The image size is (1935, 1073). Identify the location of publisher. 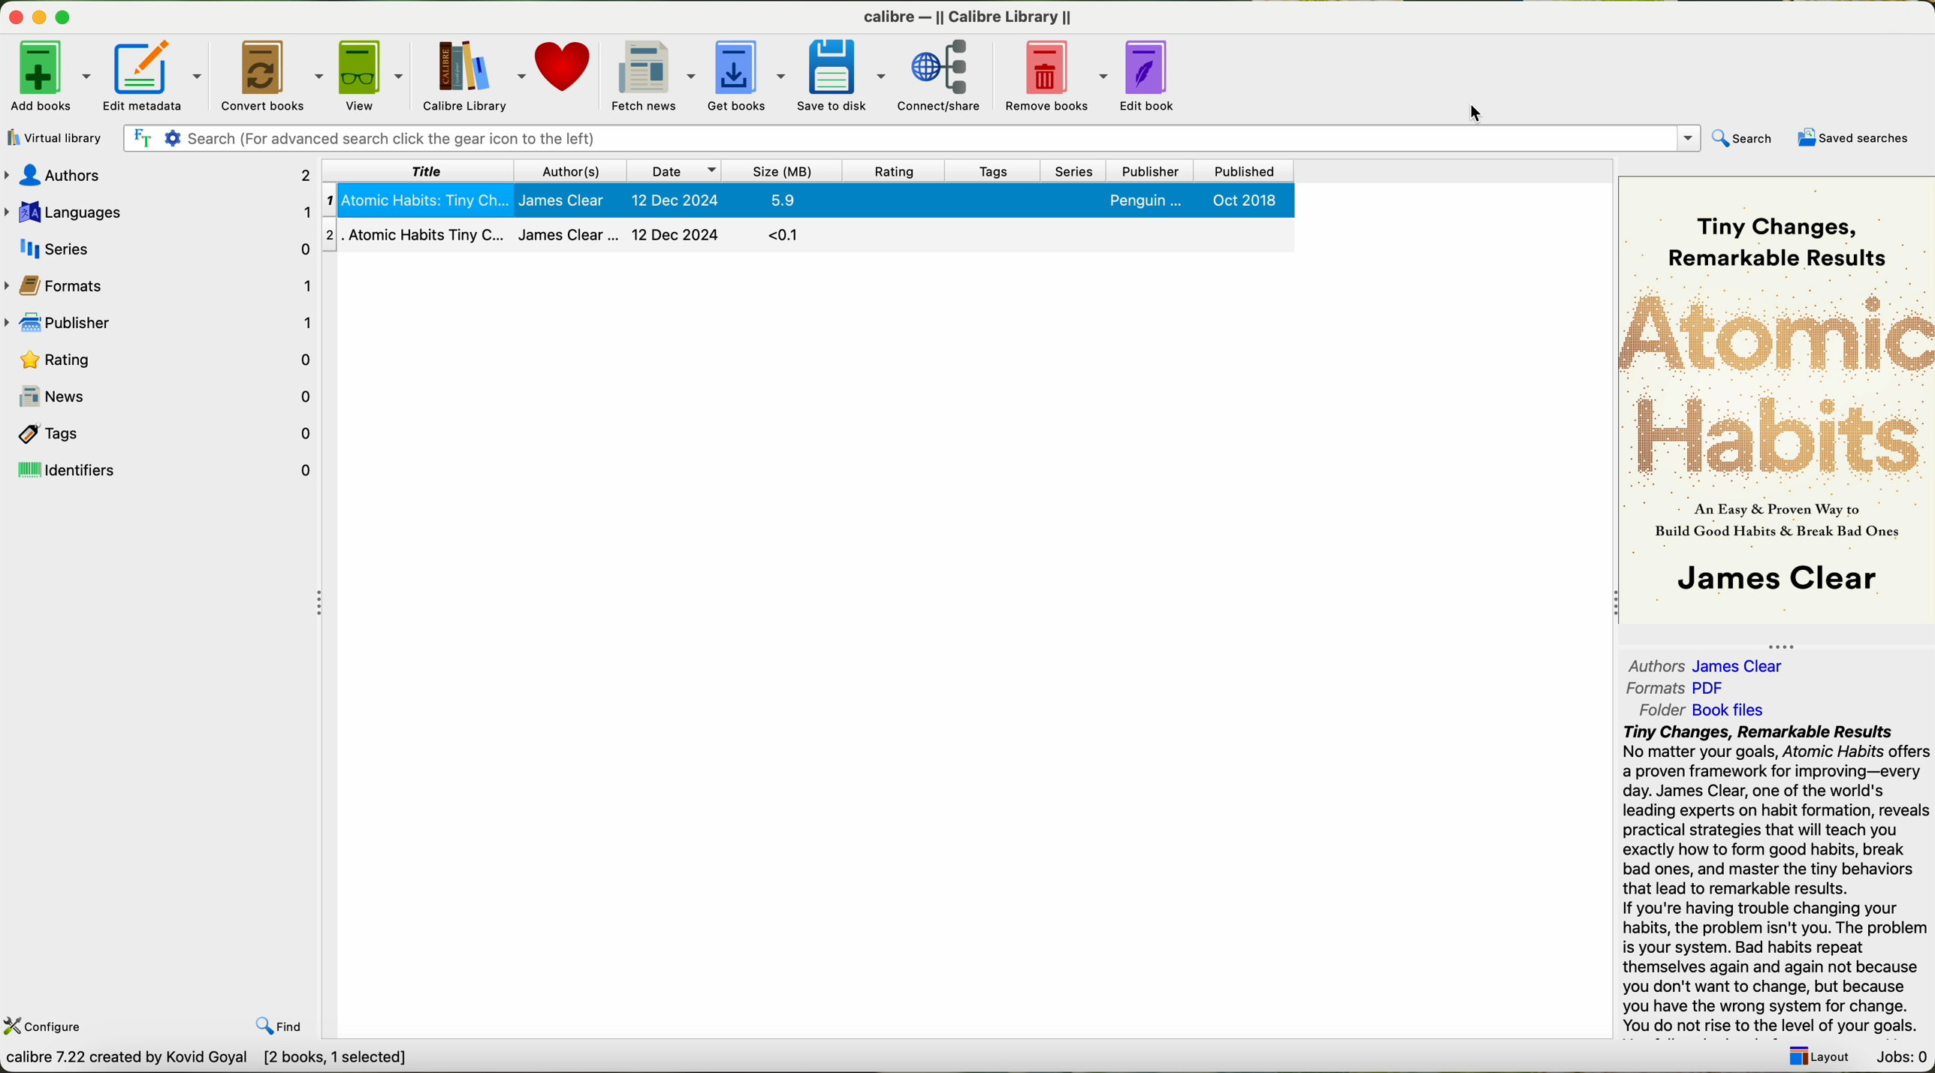
(158, 324).